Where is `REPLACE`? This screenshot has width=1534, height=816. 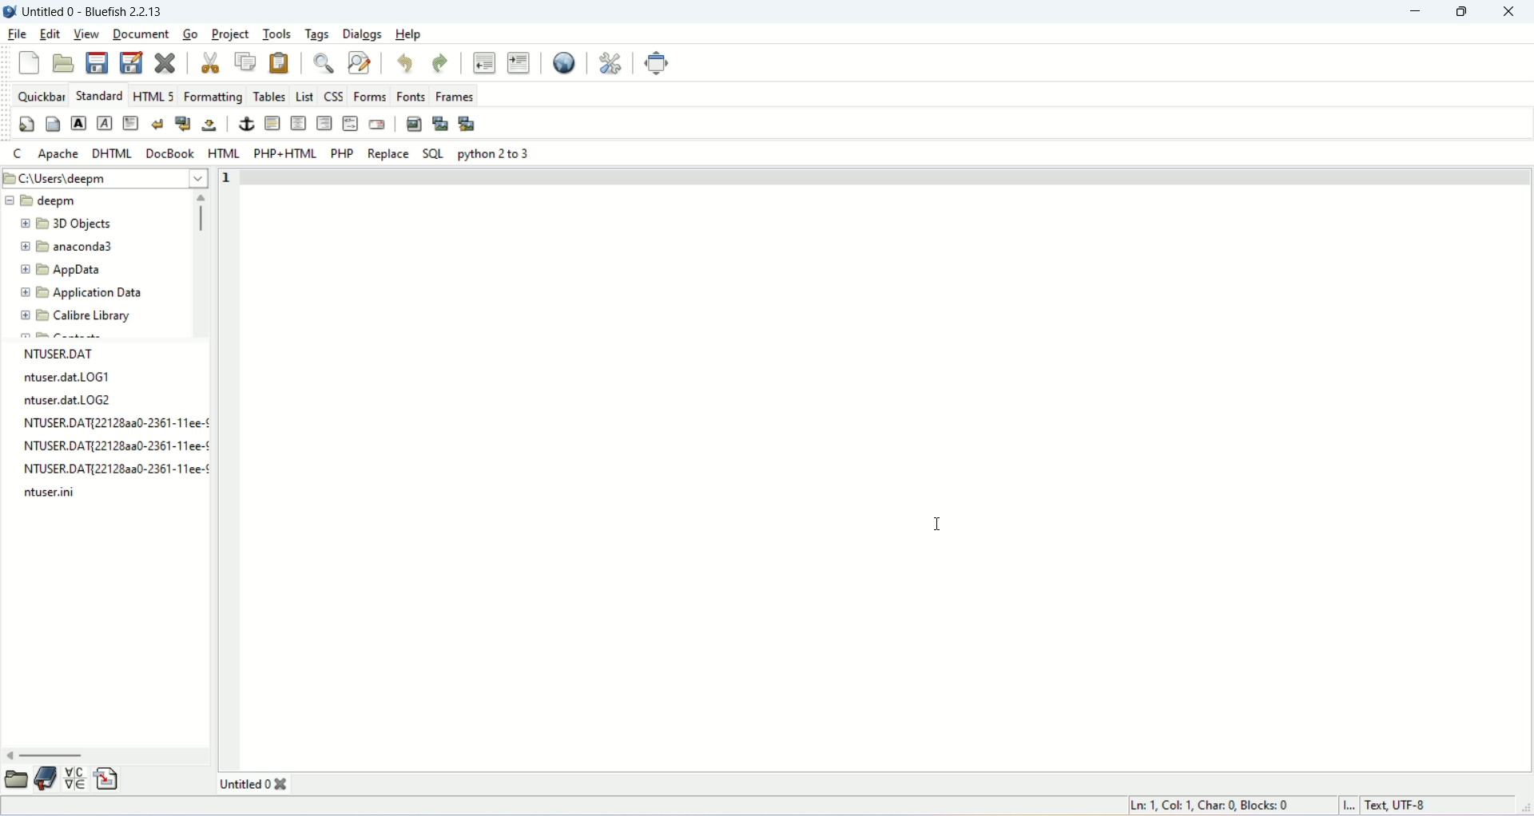
REPLACE is located at coordinates (387, 153).